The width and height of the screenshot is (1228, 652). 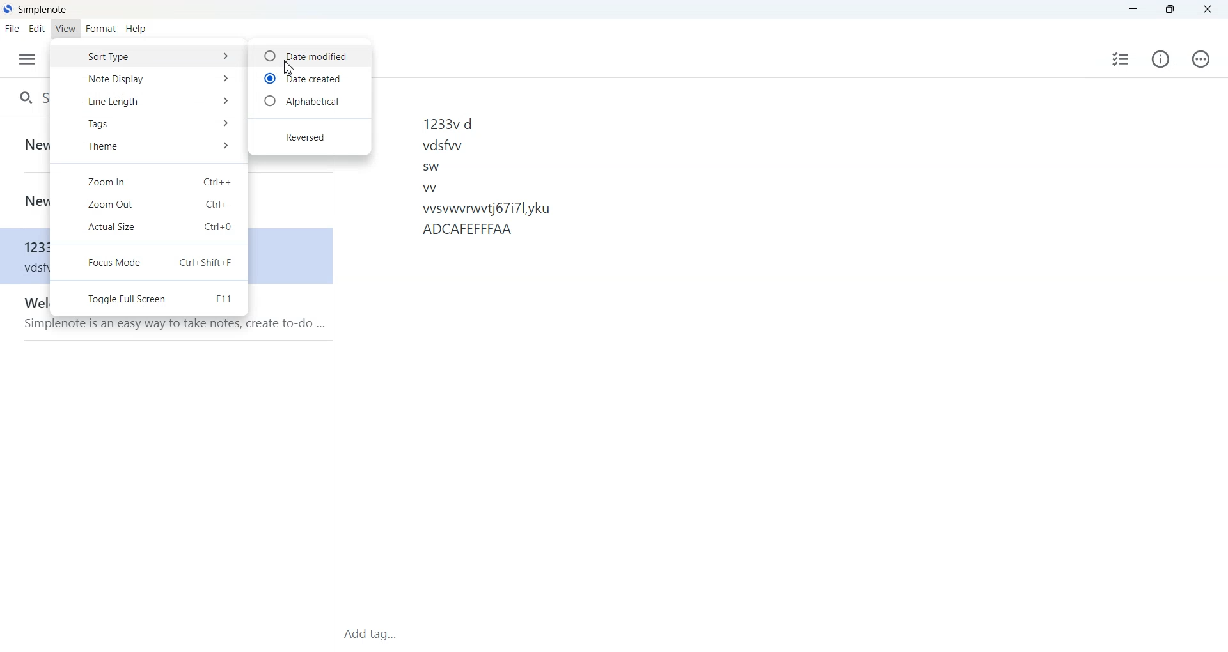 What do you see at coordinates (308, 137) in the screenshot?
I see `Reversed` at bounding box center [308, 137].